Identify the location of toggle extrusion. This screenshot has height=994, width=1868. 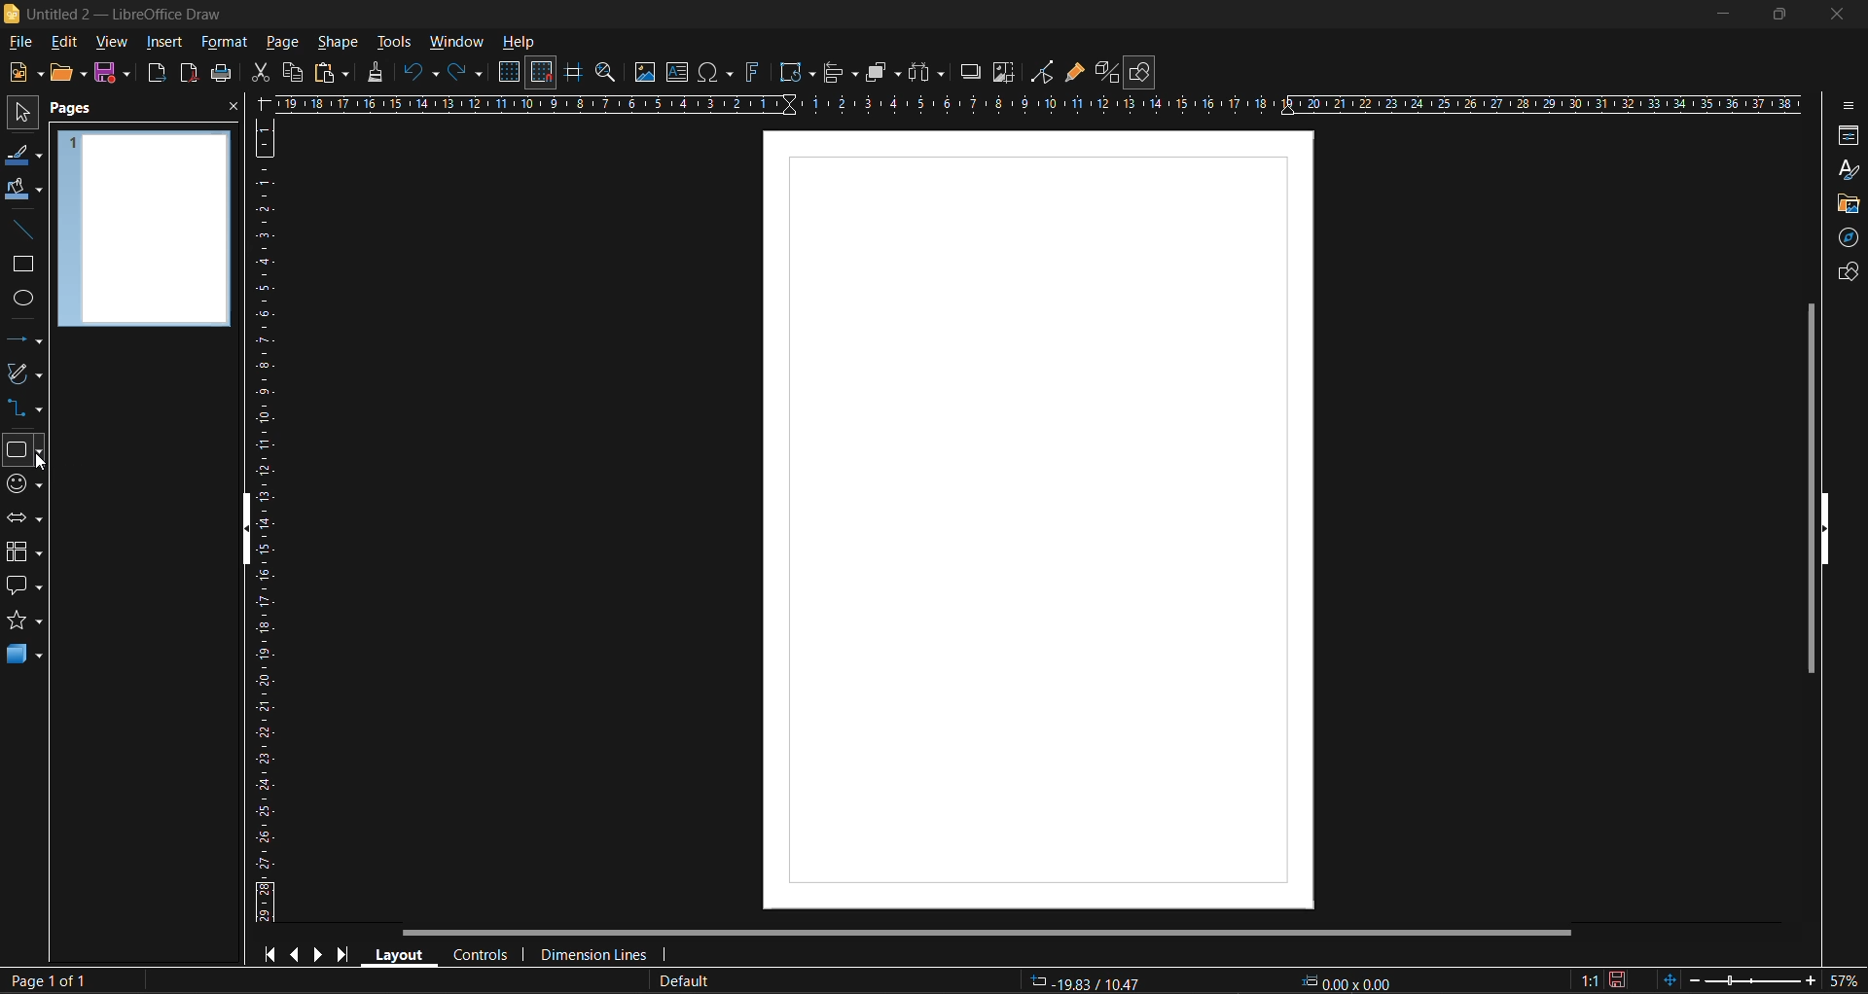
(1104, 72).